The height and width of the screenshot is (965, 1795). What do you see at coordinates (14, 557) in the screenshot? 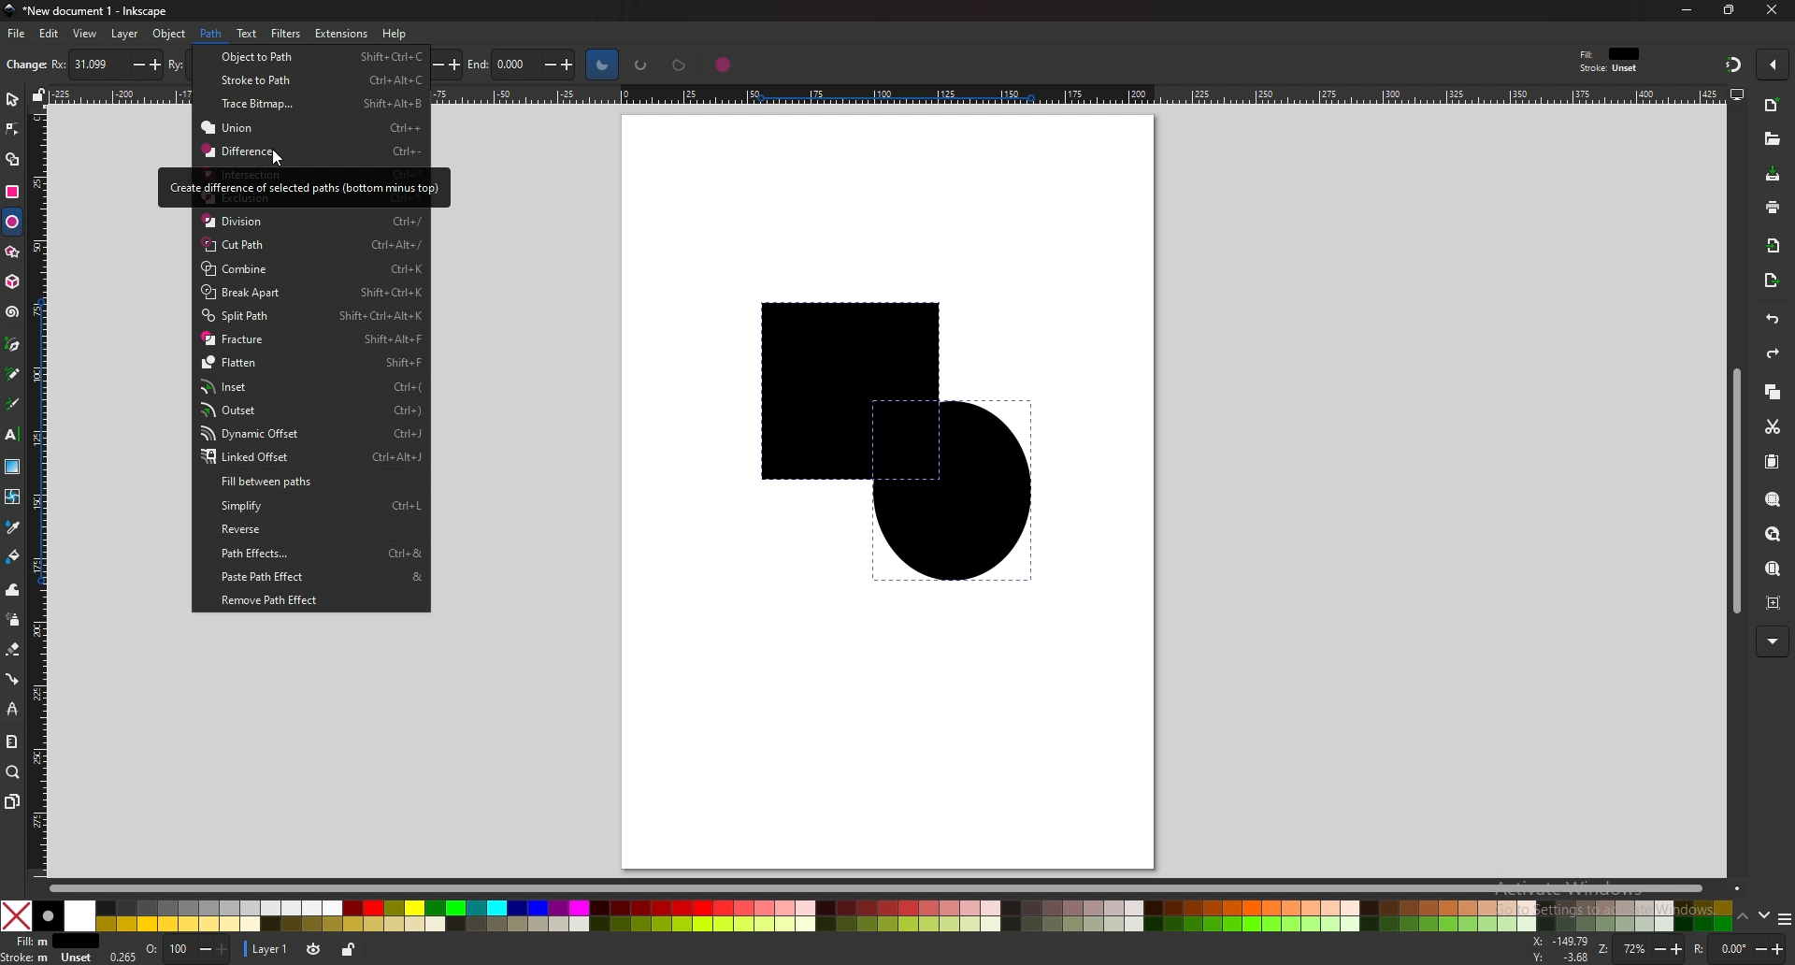
I see `paint bucket` at bounding box center [14, 557].